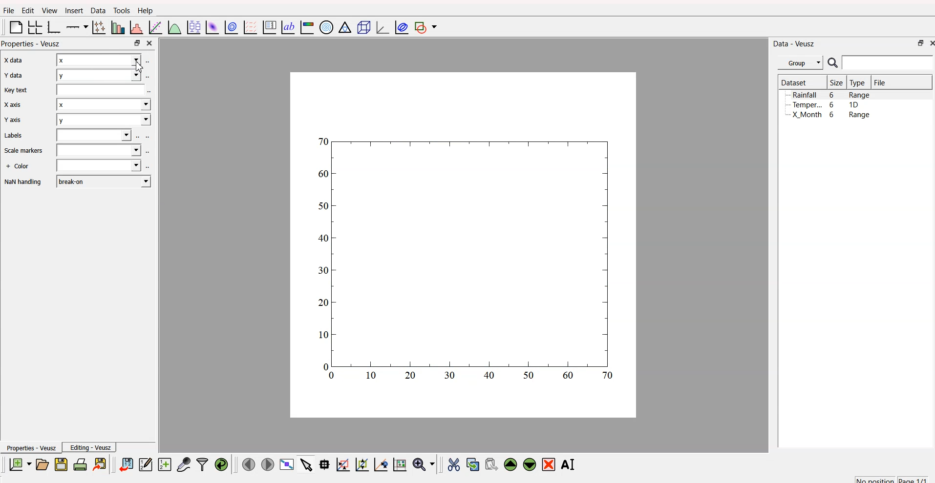 This screenshot has height=483, width=935. What do you see at coordinates (19, 167) in the screenshot?
I see `+ Color` at bounding box center [19, 167].